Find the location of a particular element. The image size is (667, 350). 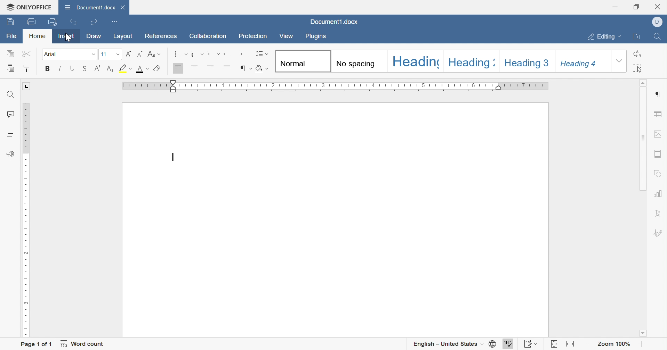

Change case is located at coordinates (154, 53).